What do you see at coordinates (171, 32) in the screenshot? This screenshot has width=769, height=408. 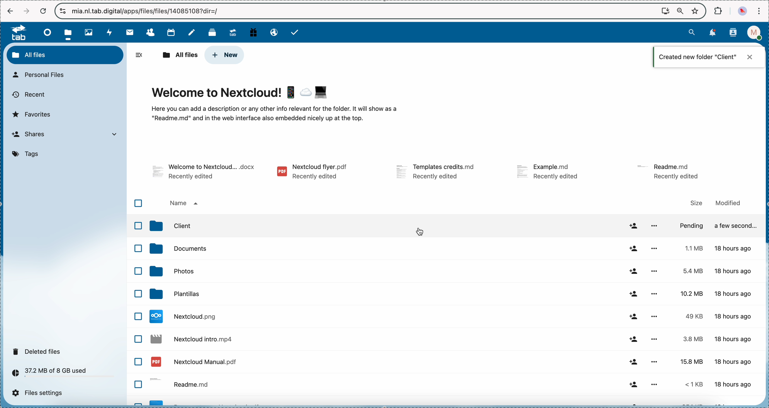 I see `calendar` at bounding box center [171, 32].